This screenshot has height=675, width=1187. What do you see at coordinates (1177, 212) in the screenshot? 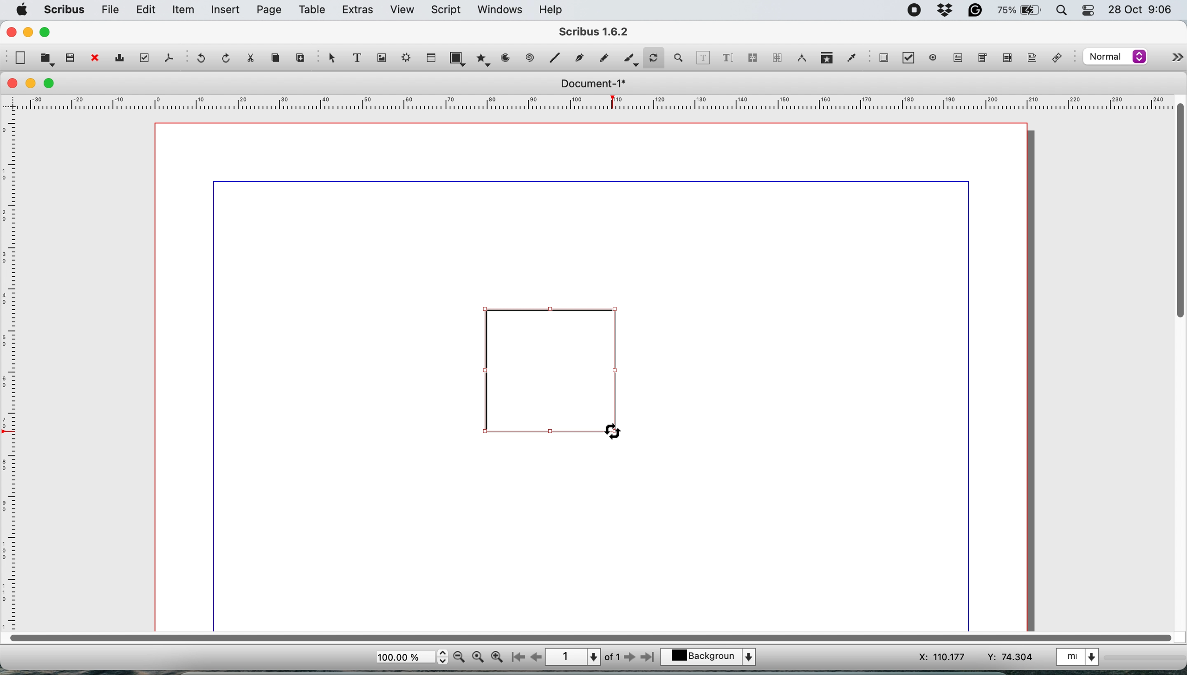
I see `vertical scroll bar` at bounding box center [1177, 212].